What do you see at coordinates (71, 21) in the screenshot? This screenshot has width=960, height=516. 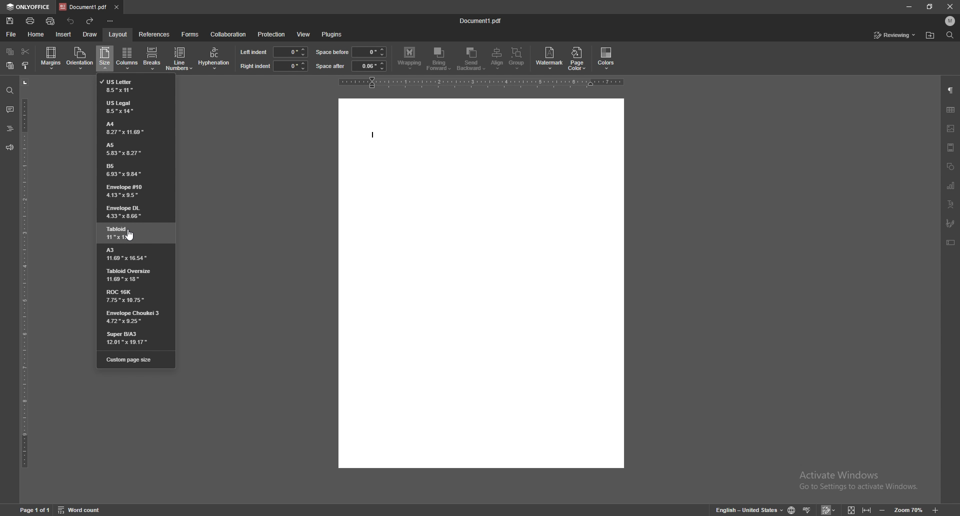 I see `undo` at bounding box center [71, 21].